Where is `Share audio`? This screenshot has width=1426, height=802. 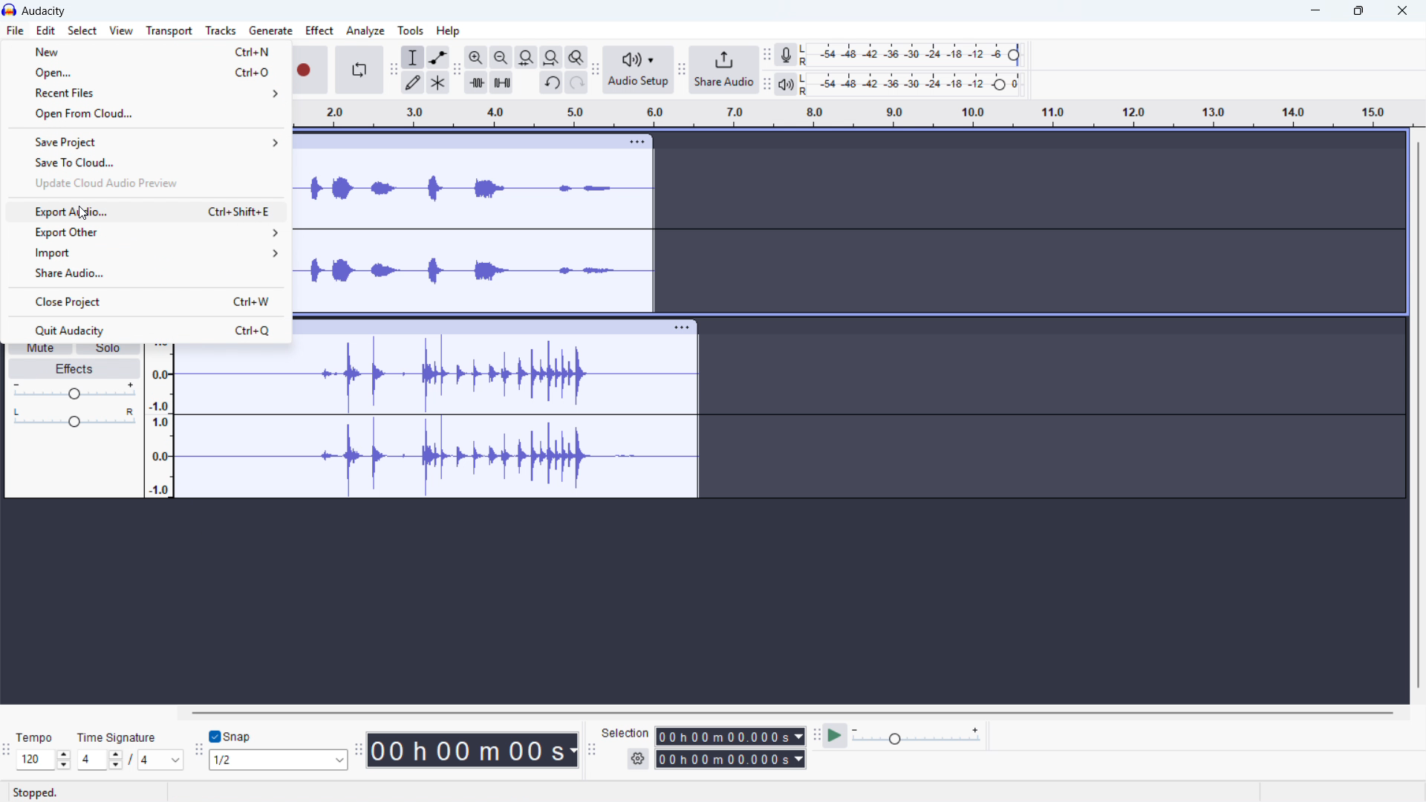
Share audio is located at coordinates (723, 70).